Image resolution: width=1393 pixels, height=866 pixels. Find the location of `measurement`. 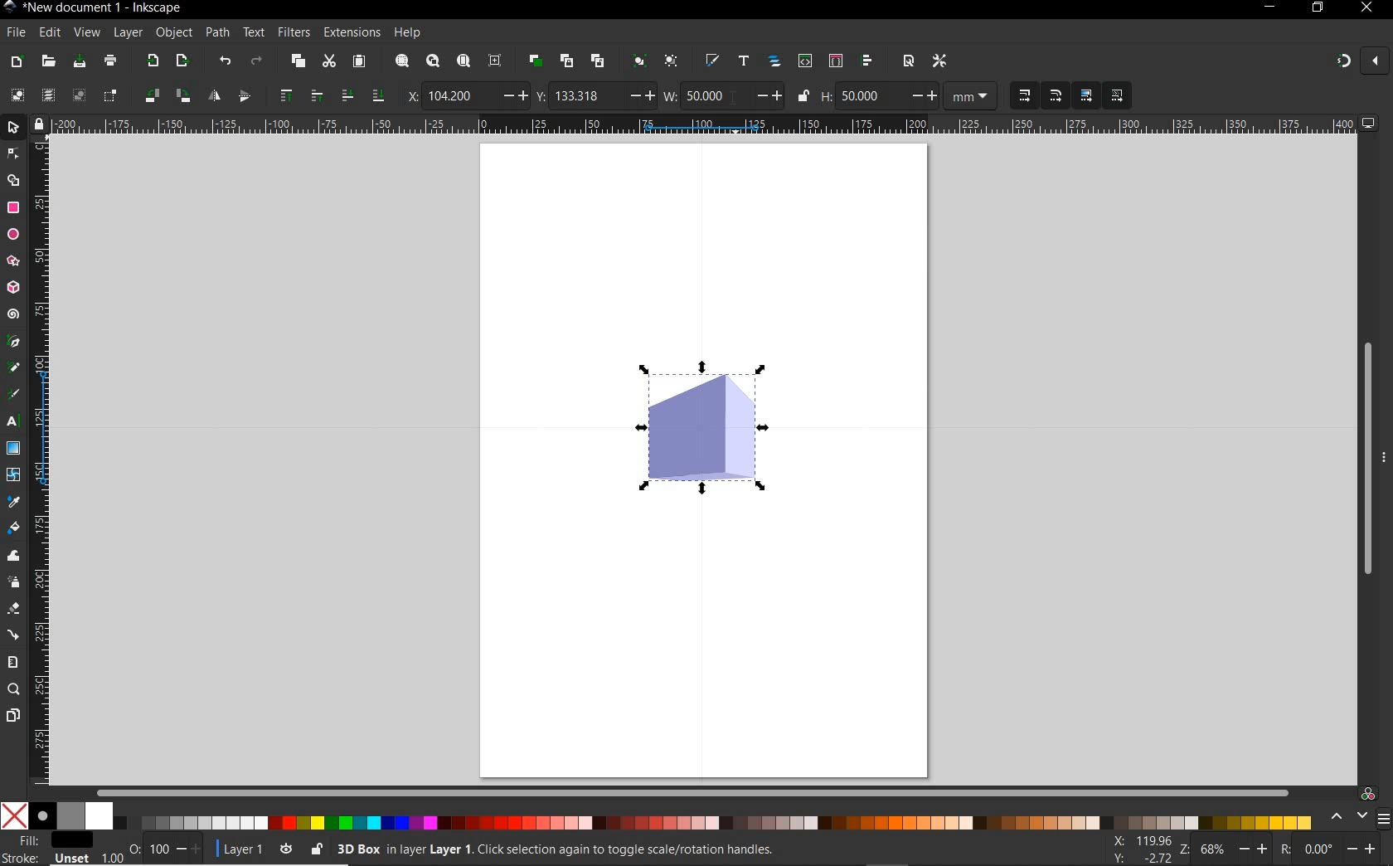

measurement is located at coordinates (973, 97).